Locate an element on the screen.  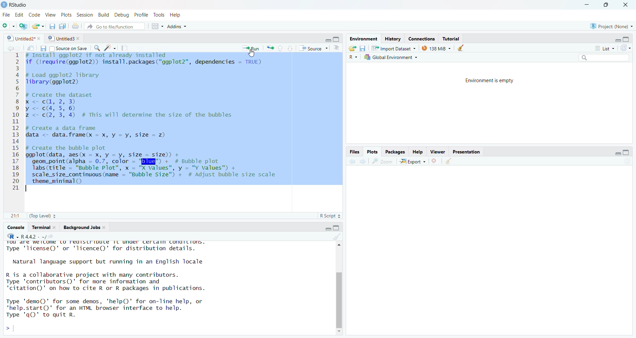
show documents lines is located at coordinates (337, 47).